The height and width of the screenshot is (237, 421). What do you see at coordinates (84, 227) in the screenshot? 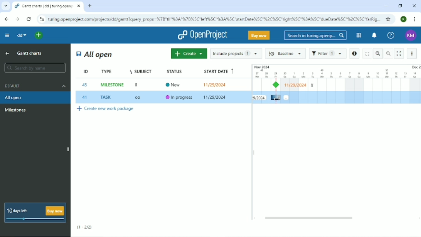
I see `(1-2/2)` at bounding box center [84, 227].